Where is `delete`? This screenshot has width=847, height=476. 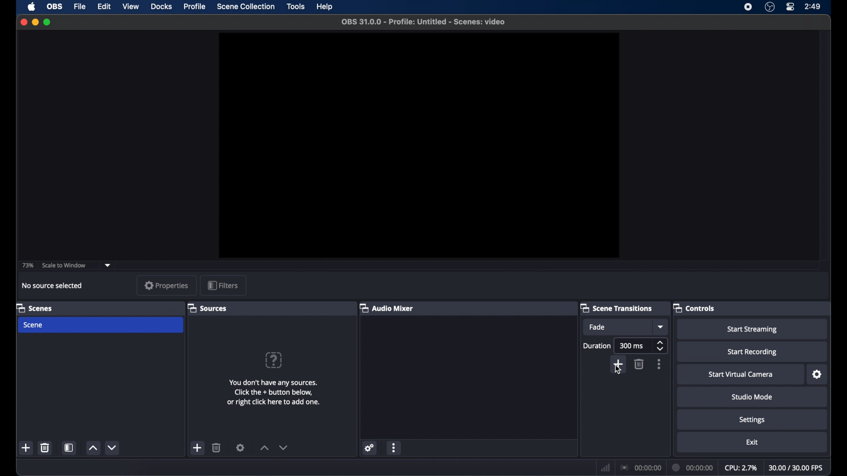 delete is located at coordinates (640, 364).